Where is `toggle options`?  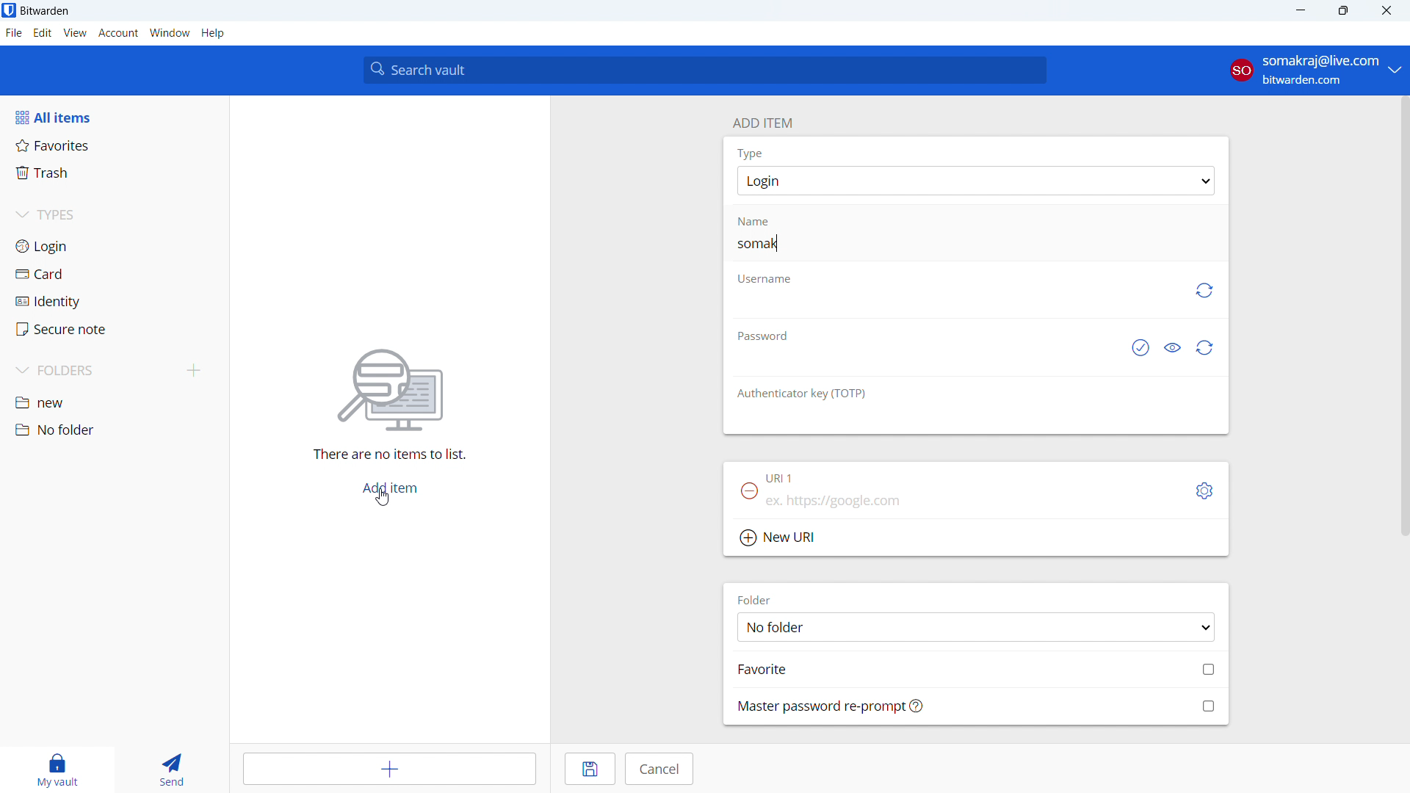 toggle options is located at coordinates (1205, 491).